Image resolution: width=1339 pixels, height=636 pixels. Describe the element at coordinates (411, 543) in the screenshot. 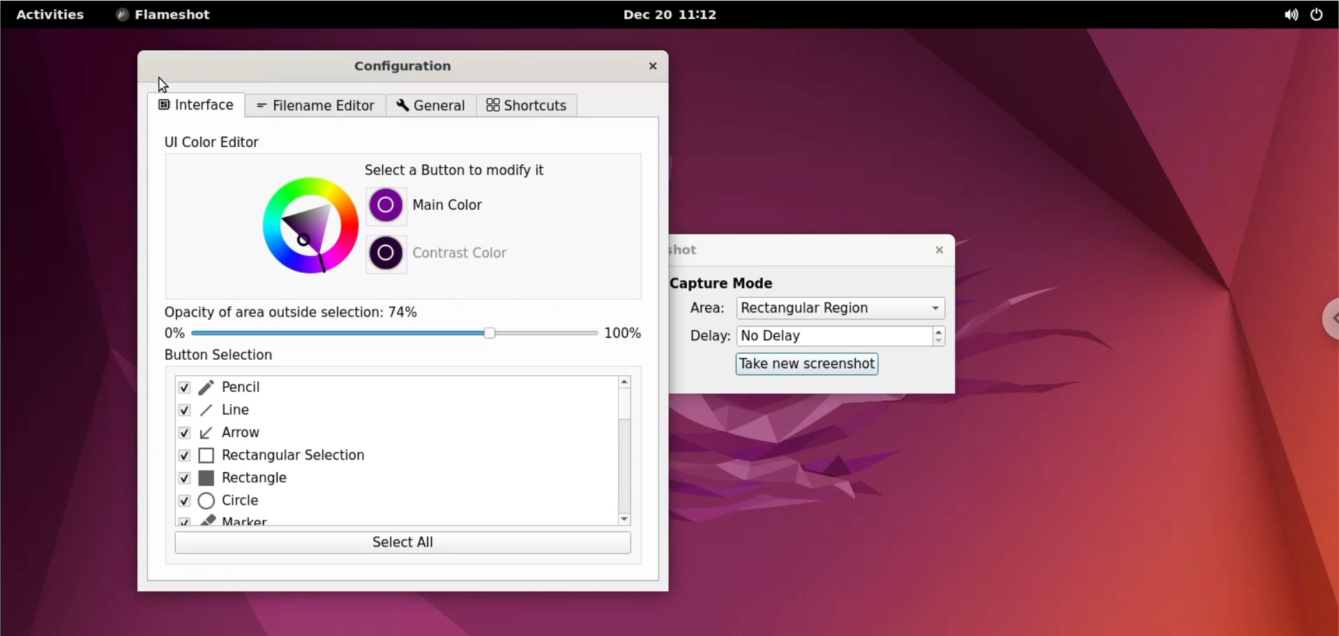

I see `select all button` at that location.